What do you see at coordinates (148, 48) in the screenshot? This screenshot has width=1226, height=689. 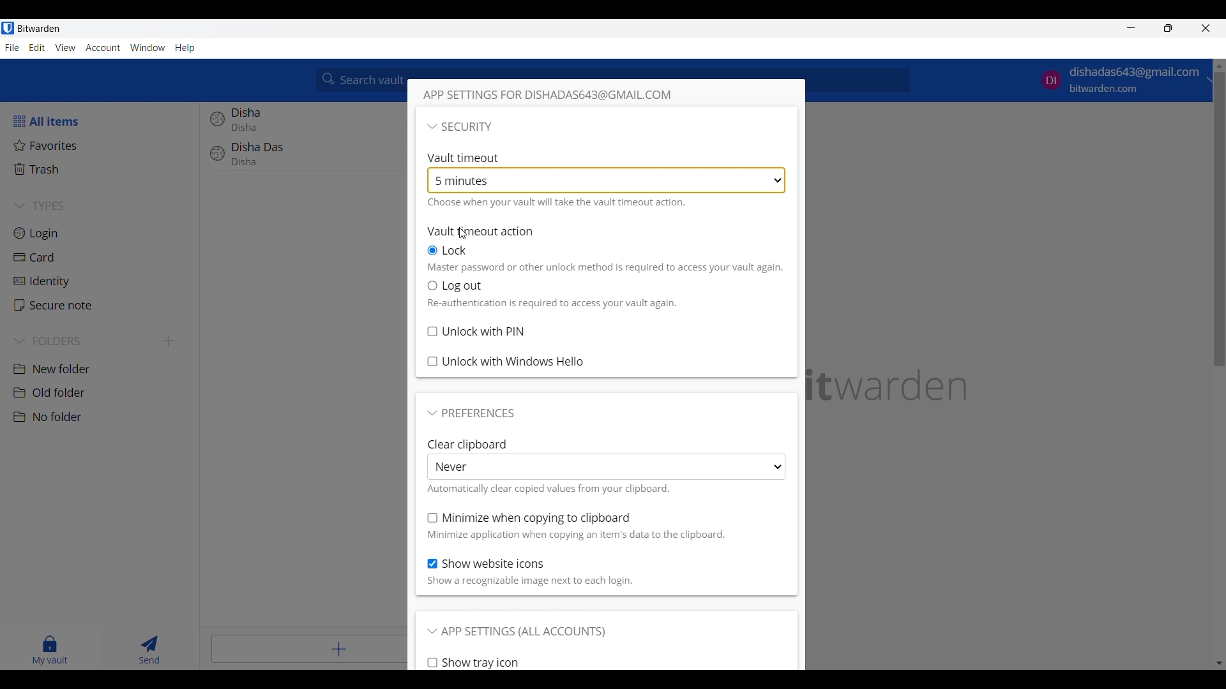 I see `Window menu` at bounding box center [148, 48].